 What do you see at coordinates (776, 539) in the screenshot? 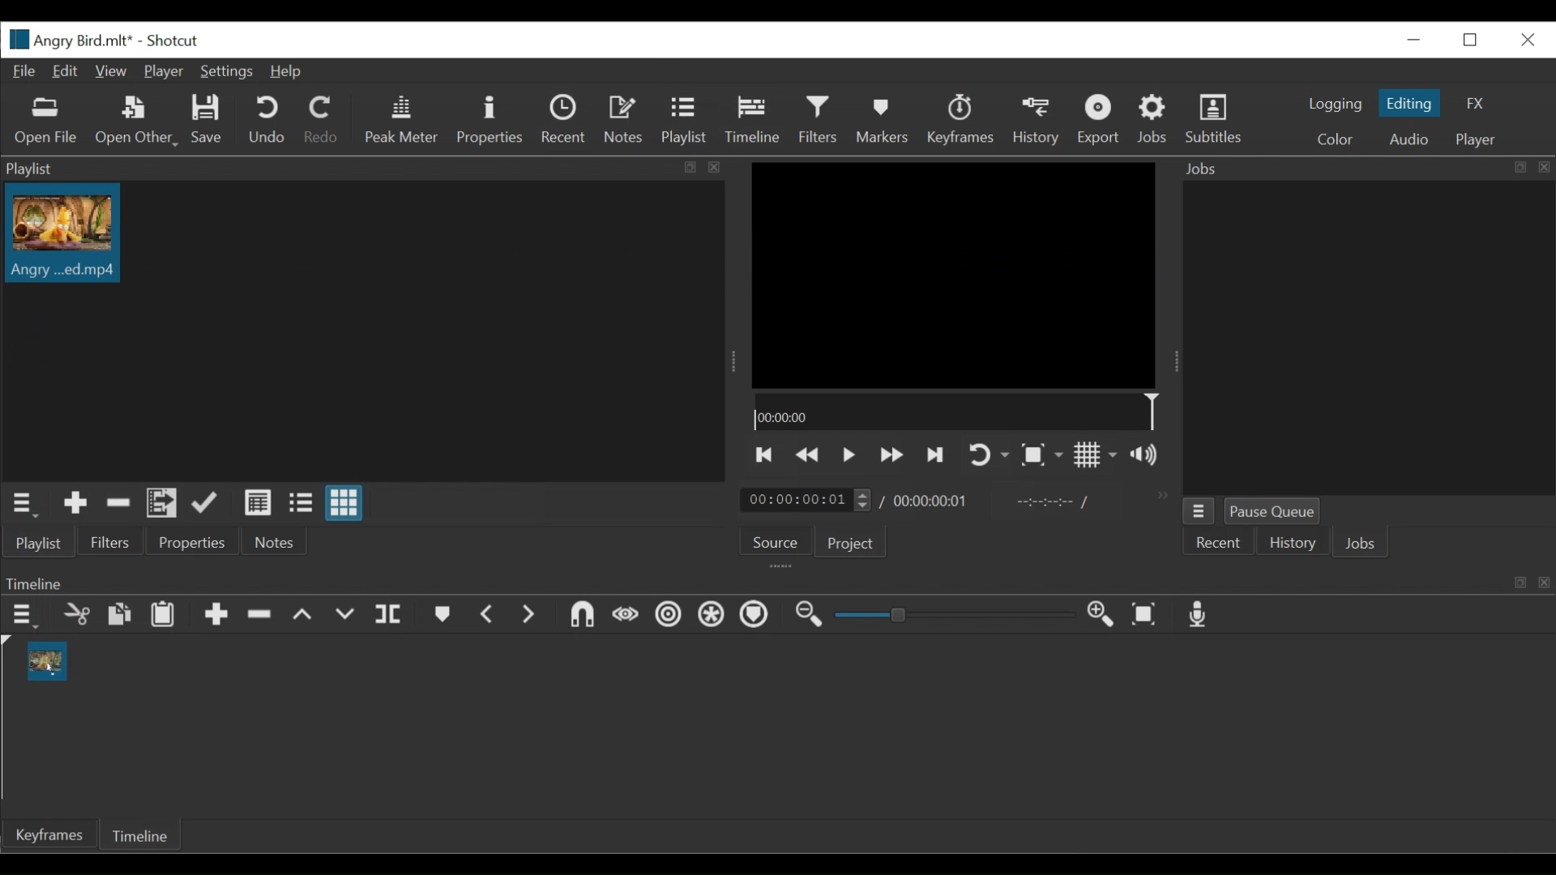
I see `Source` at bounding box center [776, 539].